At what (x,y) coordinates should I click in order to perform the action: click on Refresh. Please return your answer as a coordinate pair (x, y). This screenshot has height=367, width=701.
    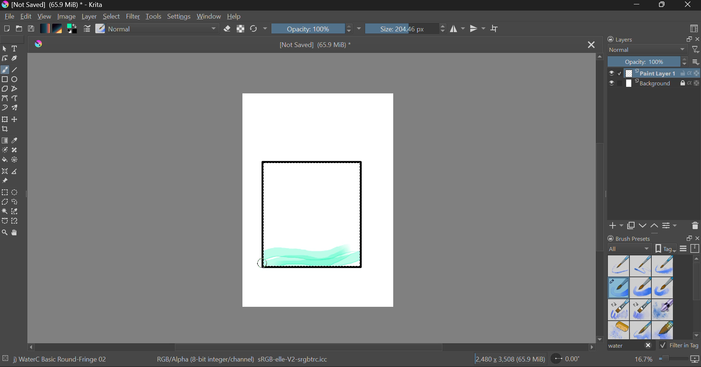
    Looking at the image, I should click on (258, 28).